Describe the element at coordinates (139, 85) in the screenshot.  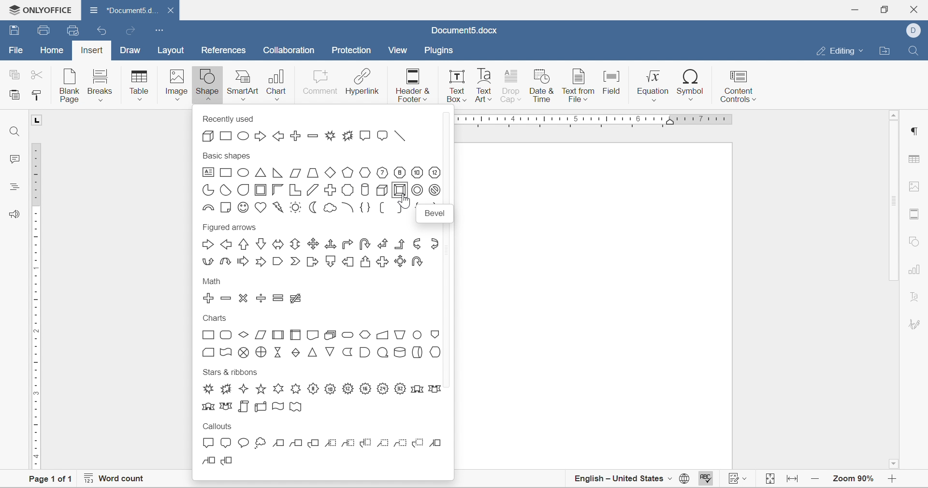
I see `table` at that location.